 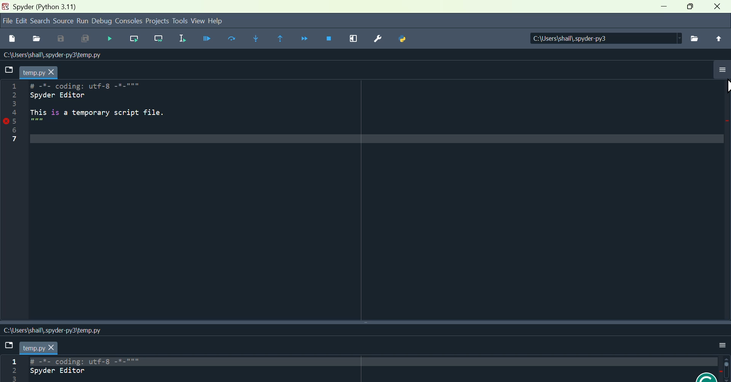 I want to click on More option, so click(x=723, y=343).